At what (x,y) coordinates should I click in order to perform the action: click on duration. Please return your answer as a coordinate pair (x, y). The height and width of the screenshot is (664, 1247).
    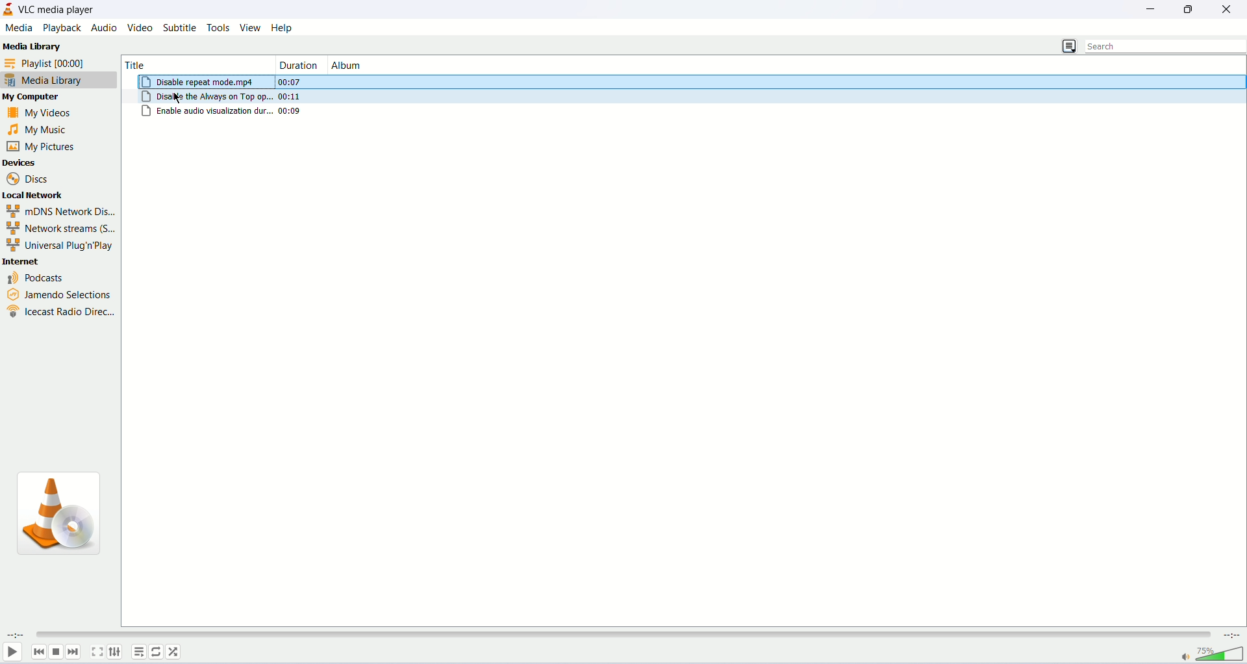
    Looking at the image, I should click on (299, 64).